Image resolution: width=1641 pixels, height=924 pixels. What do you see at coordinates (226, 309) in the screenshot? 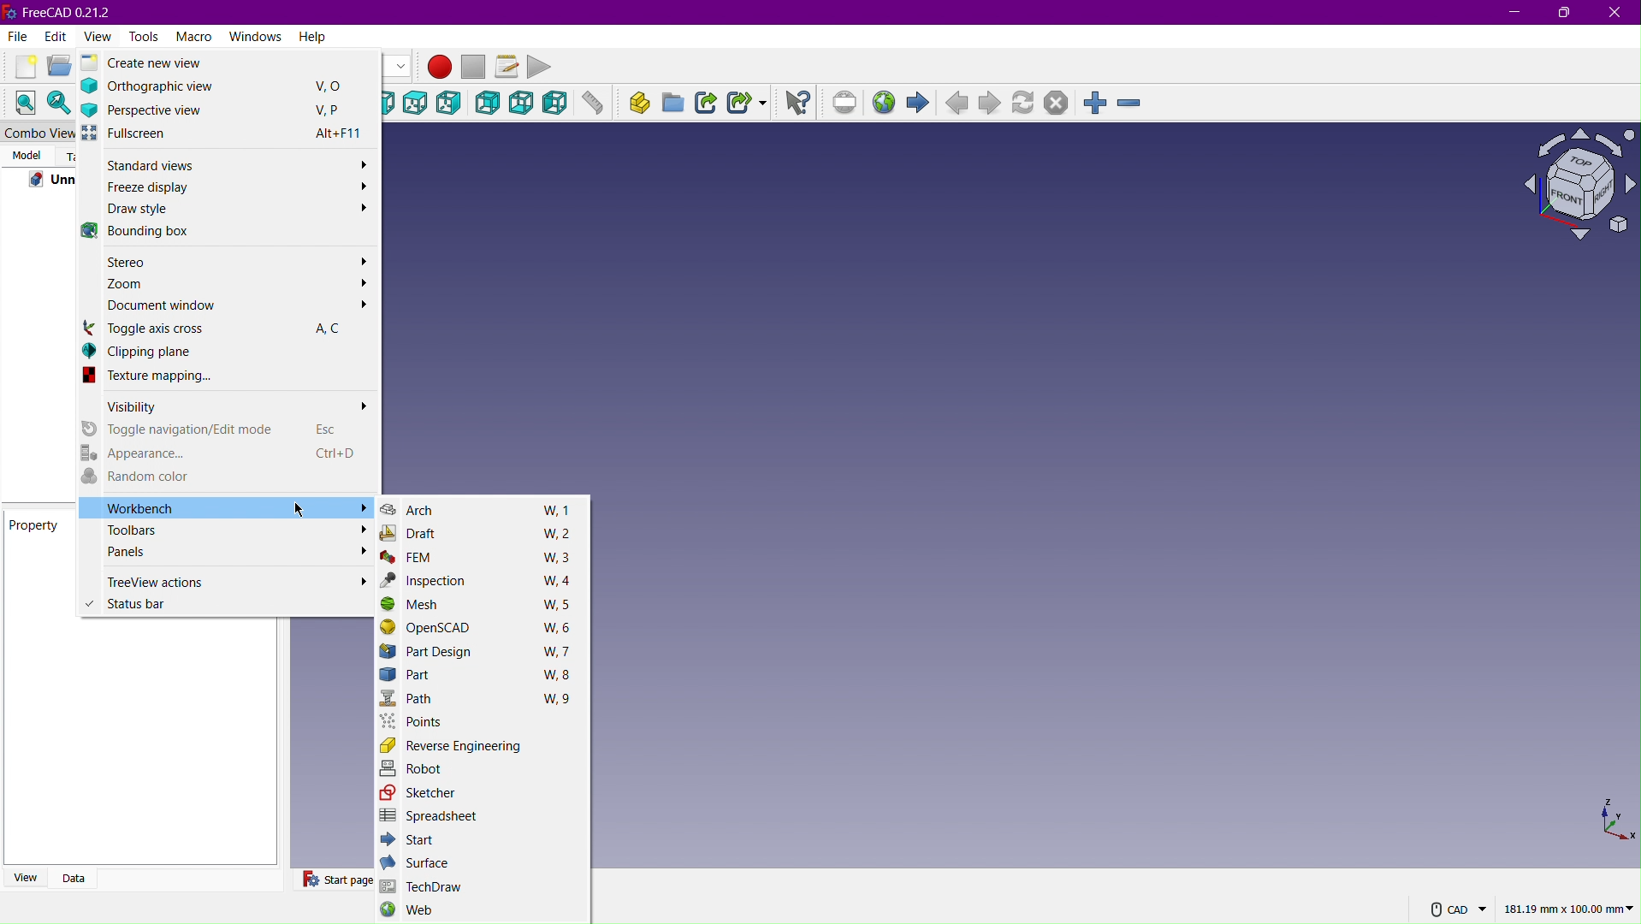
I see `Document window` at bounding box center [226, 309].